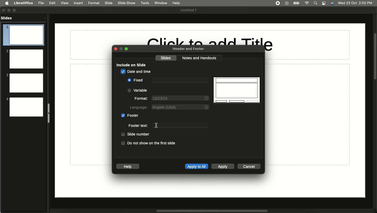 This screenshot has width=377, height=213. What do you see at coordinates (355, 3) in the screenshot?
I see `Date/time` at bounding box center [355, 3].